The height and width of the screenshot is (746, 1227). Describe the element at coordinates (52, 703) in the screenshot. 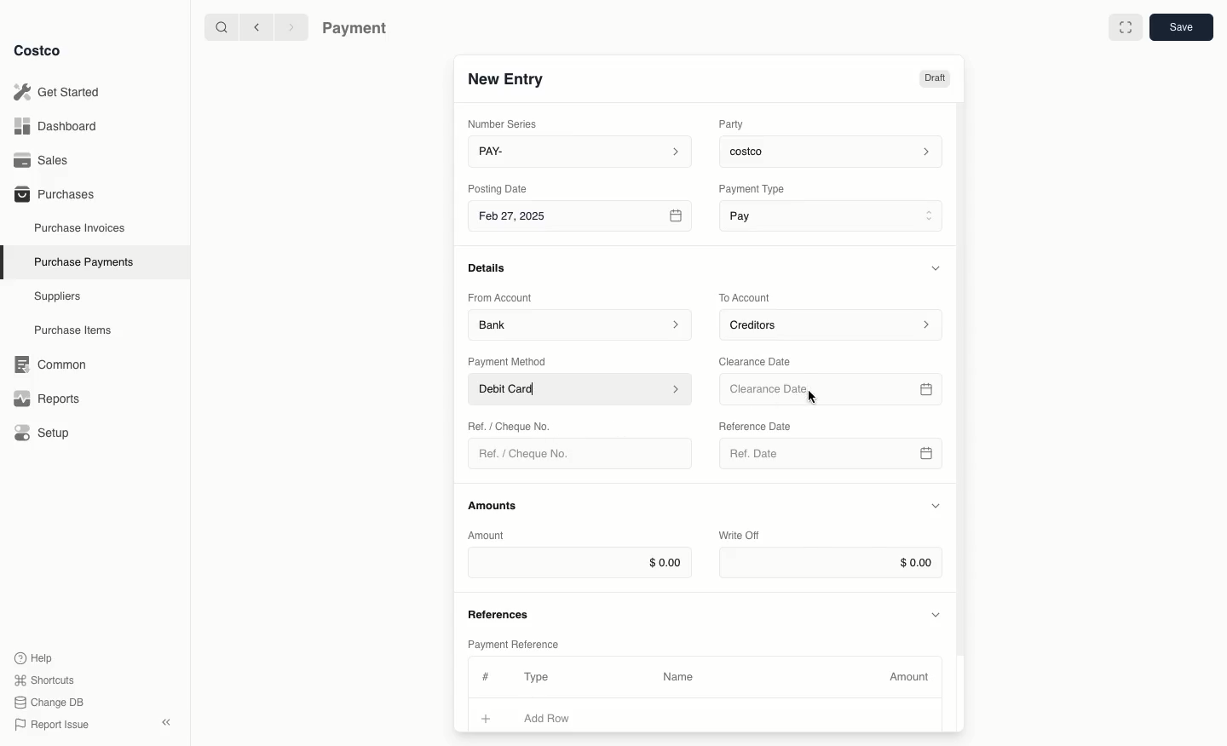

I see `Change DB` at that location.